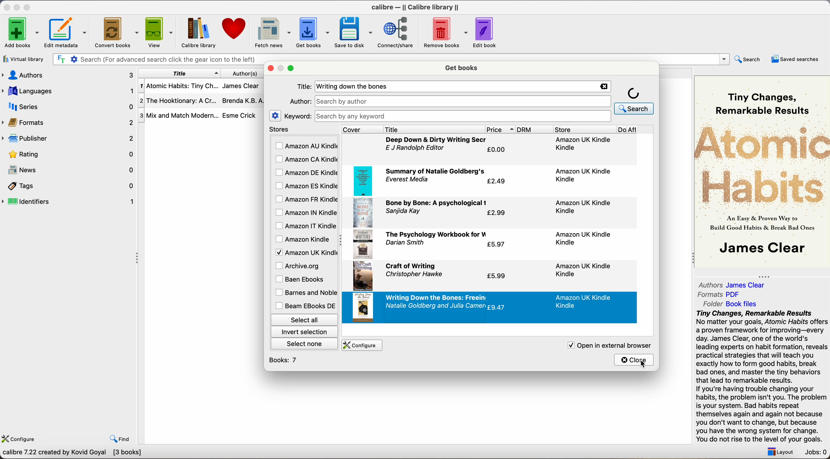 The image size is (830, 459). I want to click on Authors James Clear, so click(732, 285).